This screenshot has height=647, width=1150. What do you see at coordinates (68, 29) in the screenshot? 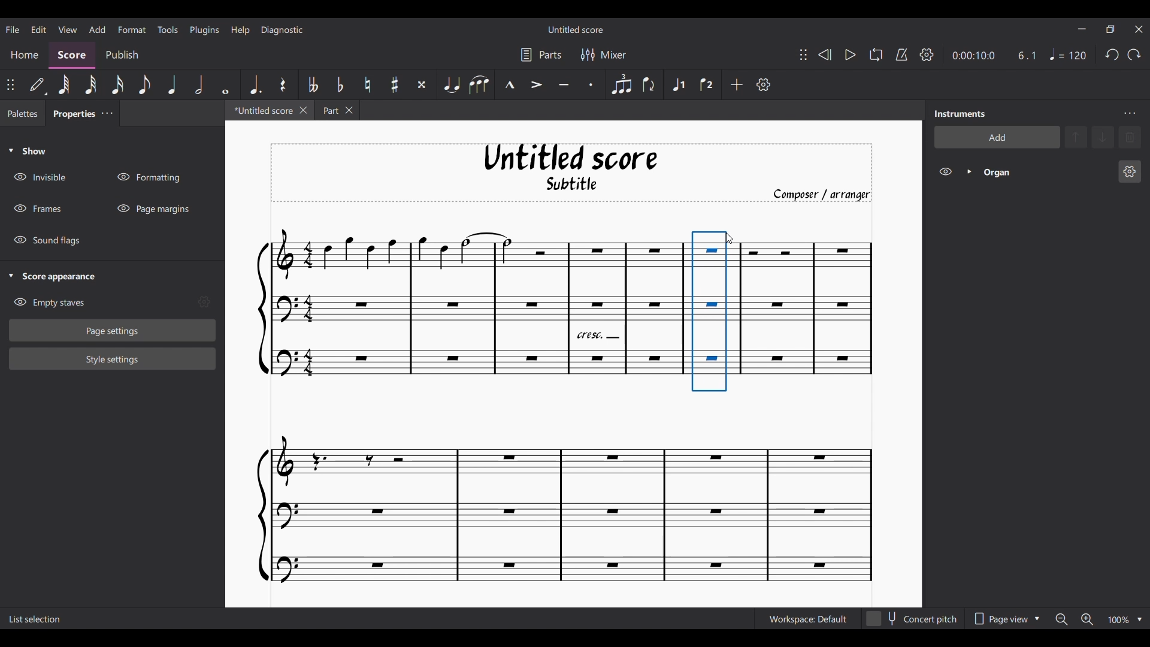
I see `View menu` at bounding box center [68, 29].